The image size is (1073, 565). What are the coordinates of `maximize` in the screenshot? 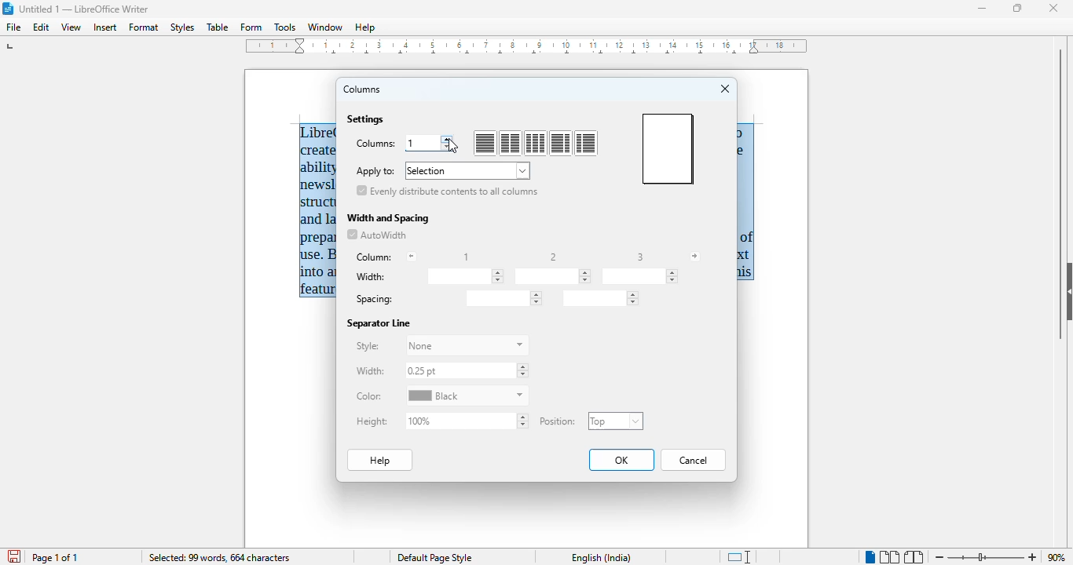 It's located at (1019, 8).